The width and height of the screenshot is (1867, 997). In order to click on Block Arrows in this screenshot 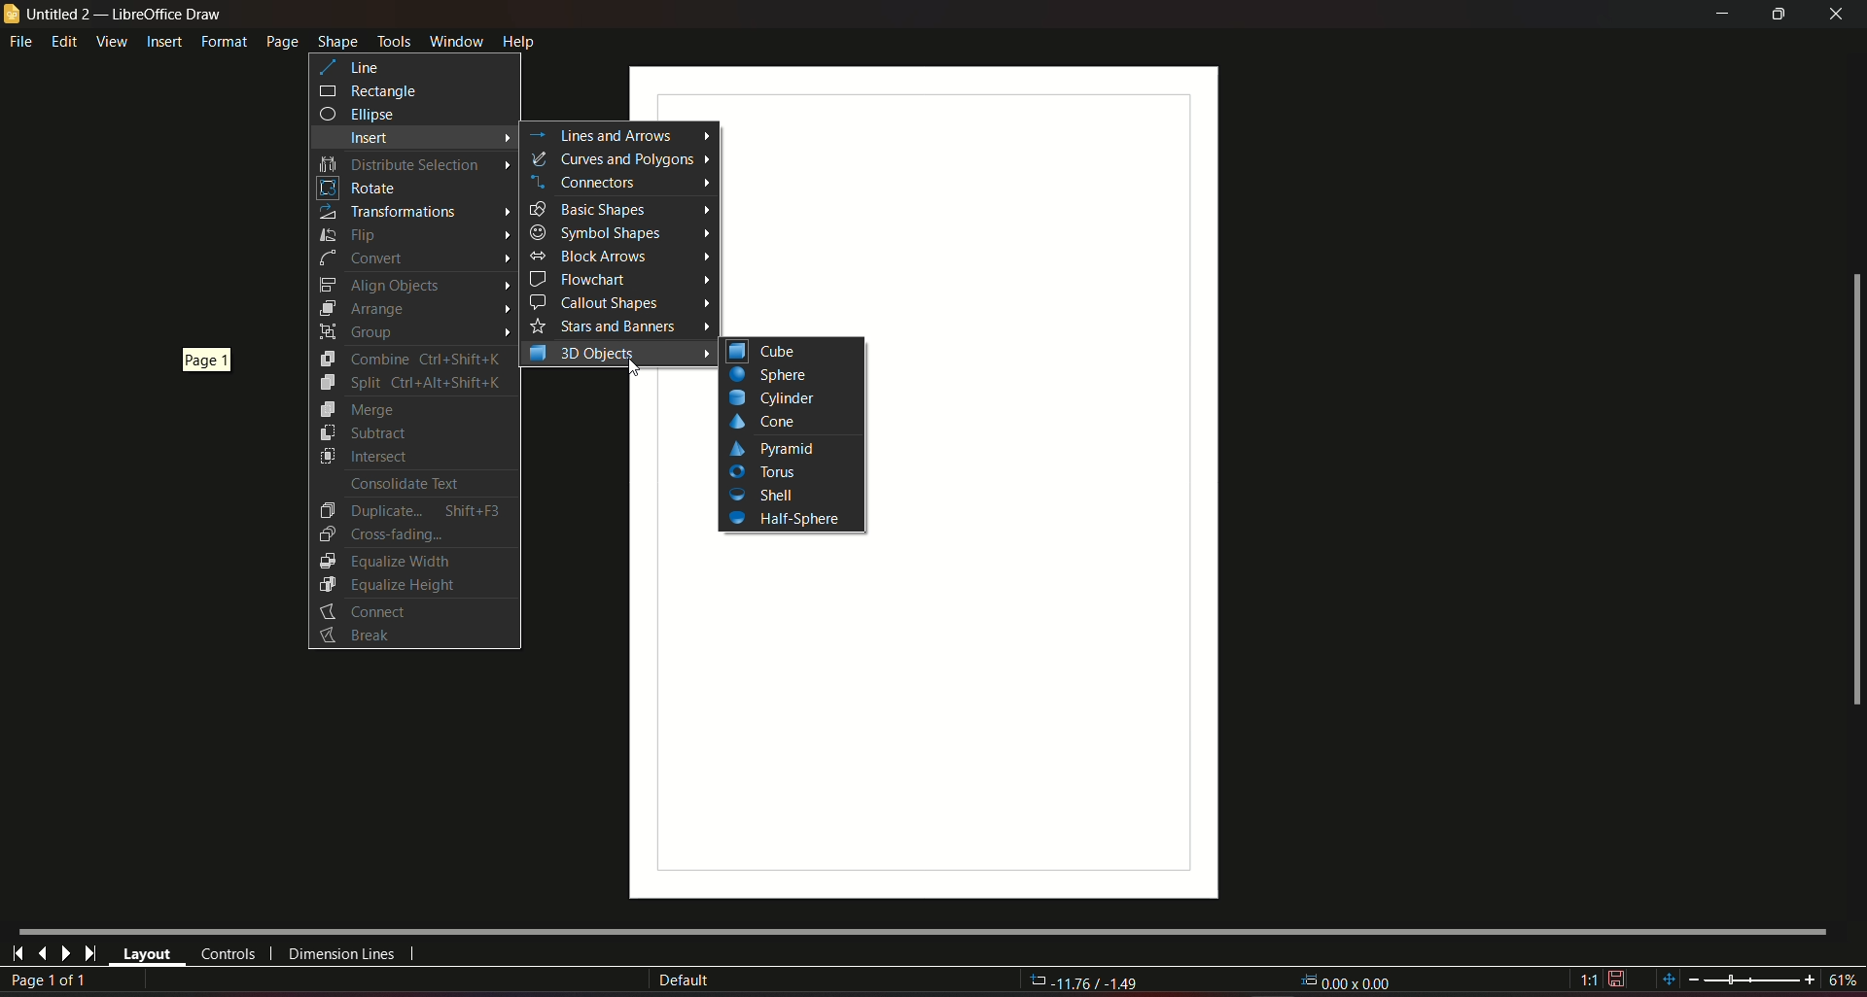, I will do `click(588, 257)`.